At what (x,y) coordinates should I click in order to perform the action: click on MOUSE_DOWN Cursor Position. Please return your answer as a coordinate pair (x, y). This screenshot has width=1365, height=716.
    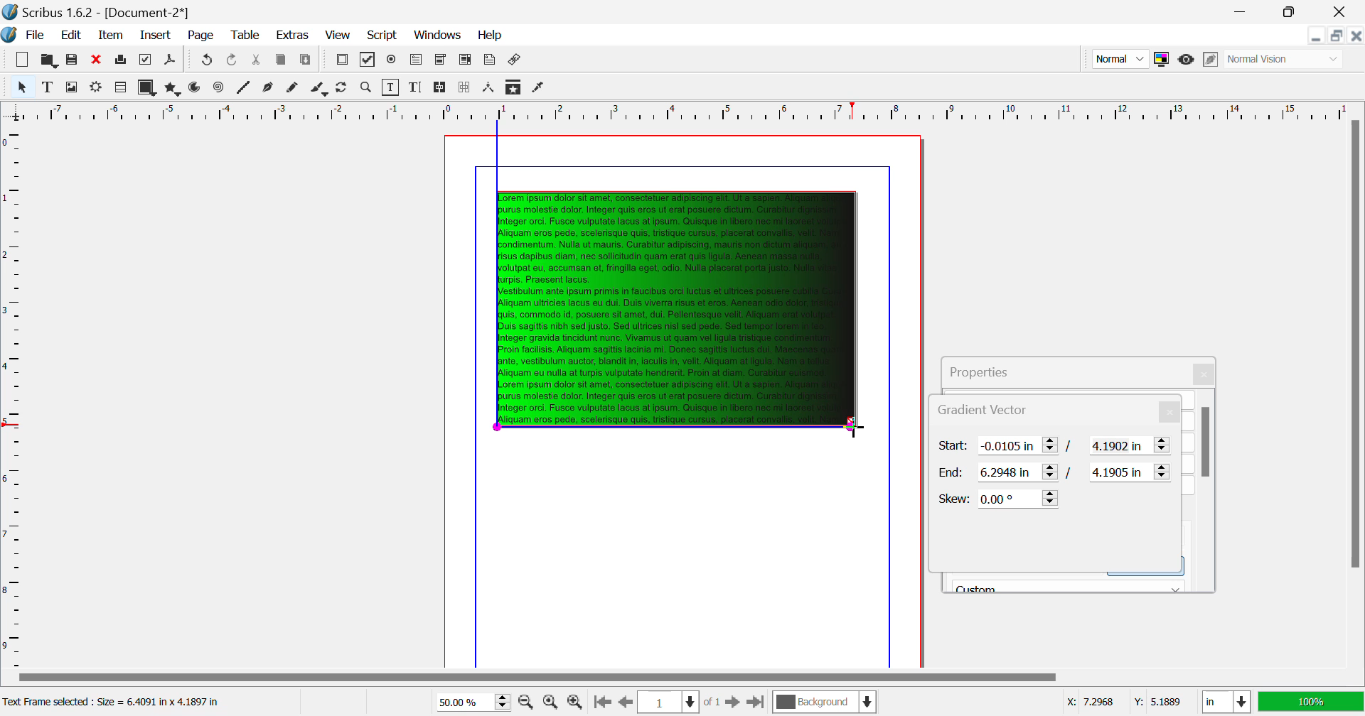
    Looking at the image, I should click on (857, 428).